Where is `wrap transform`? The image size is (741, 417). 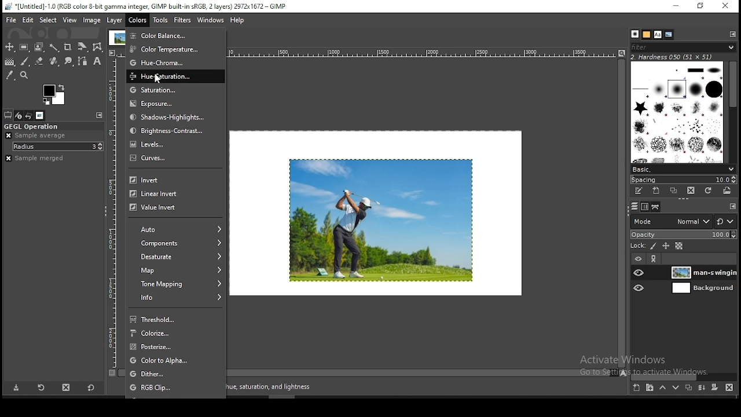 wrap transform is located at coordinates (97, 47).